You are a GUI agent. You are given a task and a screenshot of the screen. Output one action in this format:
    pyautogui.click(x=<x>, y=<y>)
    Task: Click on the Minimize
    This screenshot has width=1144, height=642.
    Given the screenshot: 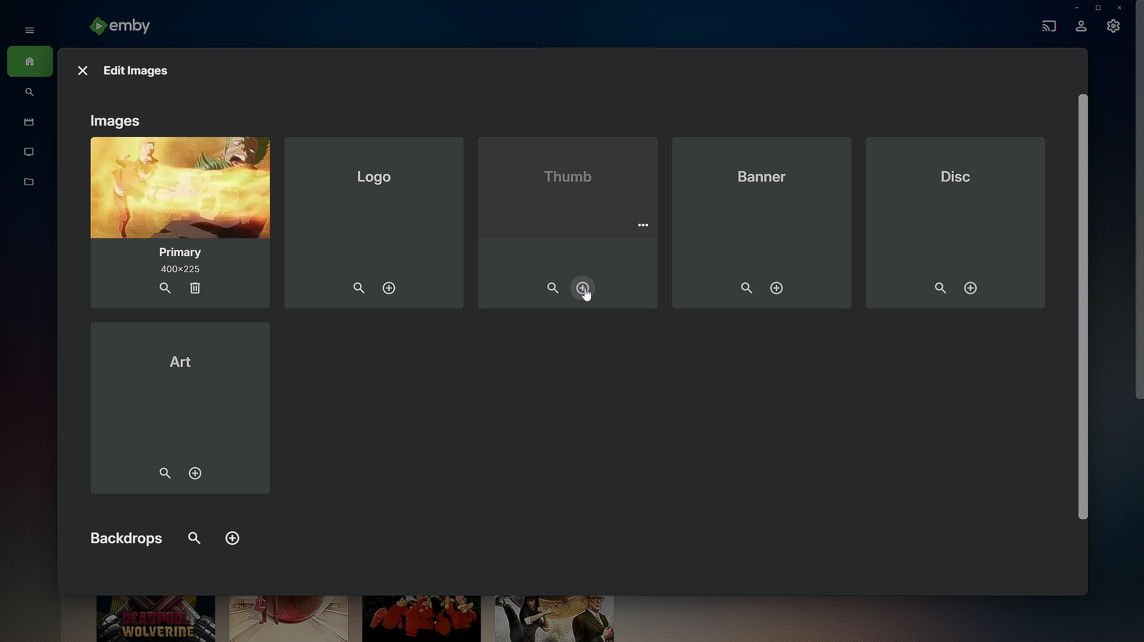 What is the action you would take?
    pyautogui.click(x=1073, y=8)
    